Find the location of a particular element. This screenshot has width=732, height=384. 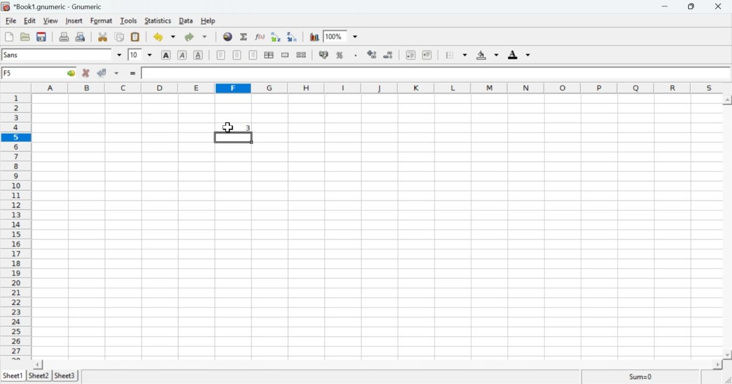

cursor is located at coordinates (225, 127).